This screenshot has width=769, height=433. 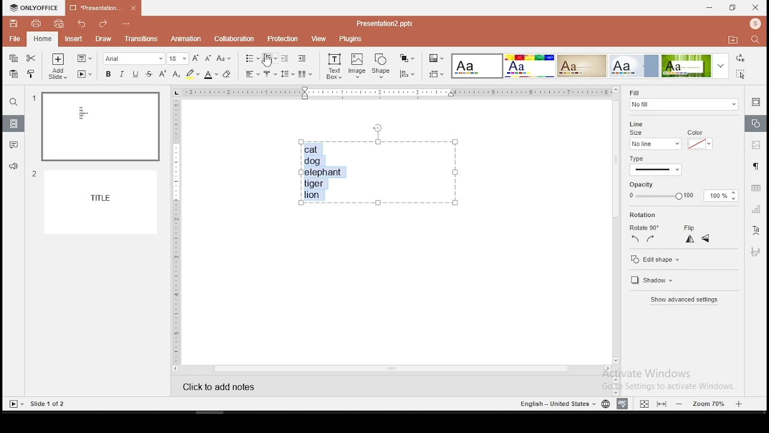 What do you see at coordinates (36, 23) in the screenshot?
I see `print file` at bounding box center [36, 23].